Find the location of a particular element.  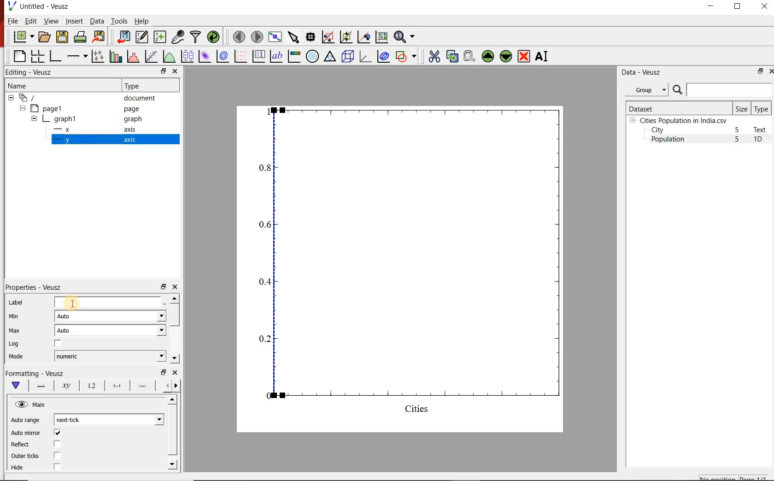

check/uncheck is located at coordinates (57, 433).